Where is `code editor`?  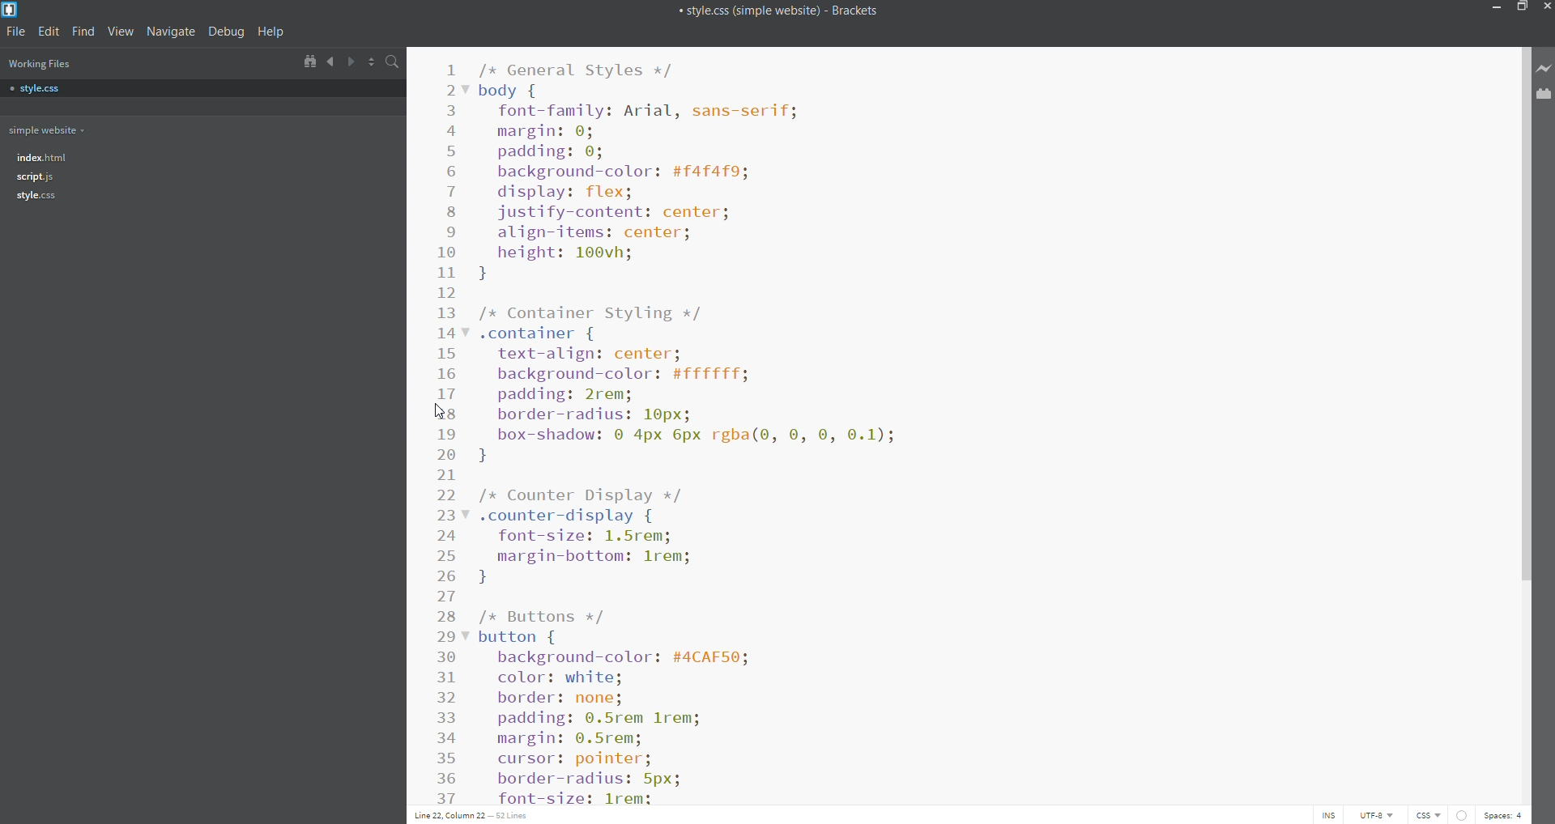
code editor is located at coordinates (990, 429).